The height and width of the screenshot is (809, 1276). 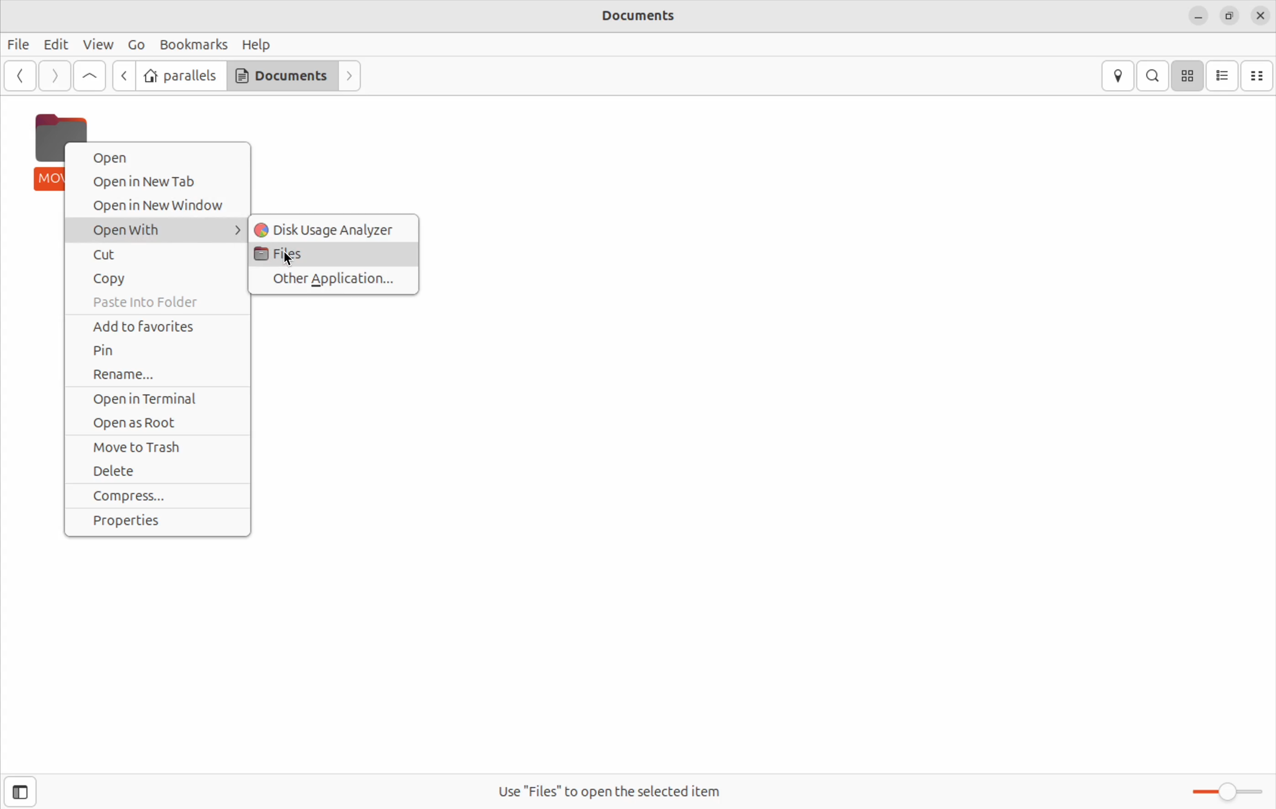 I want to click on Open With, so click(x=156, y=230).